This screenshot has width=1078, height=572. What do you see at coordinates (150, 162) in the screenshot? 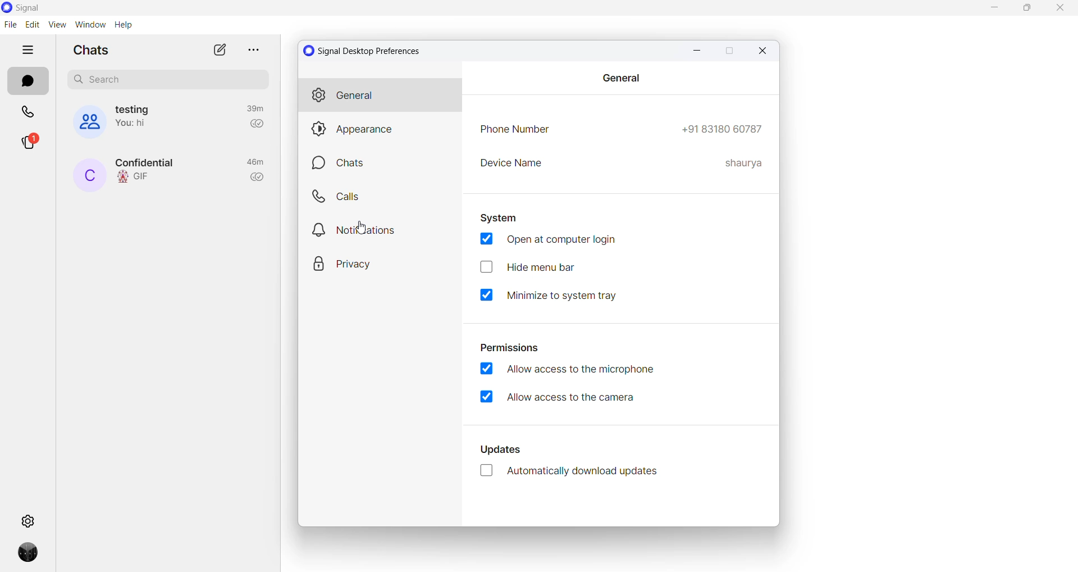
I see `contact name` at bounding box center [150, 162].